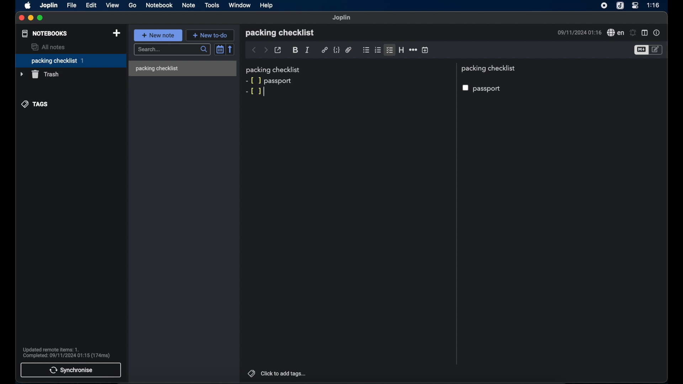 This screenshot has width=683, height=384. What do you see at coordinates (21, 18) in the screenshot?
I see `close` at bounding box center [21, 18].